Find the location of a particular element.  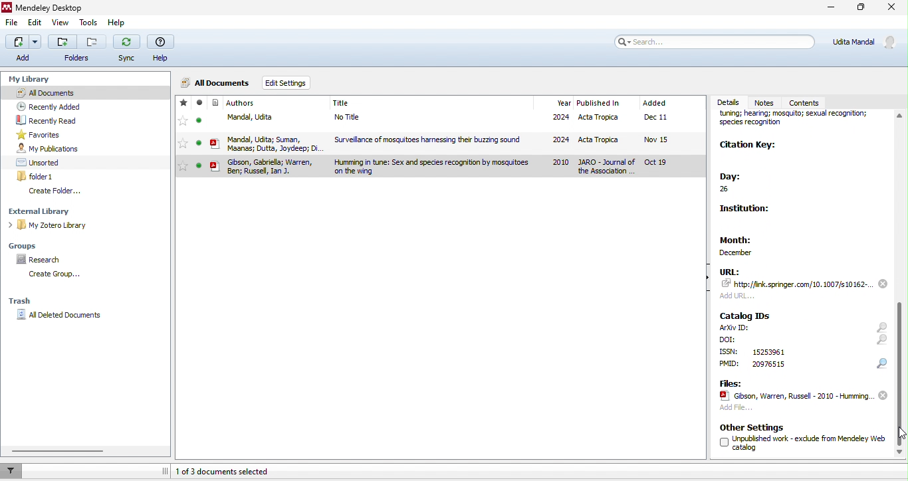

institution is located at coordinates (749, 211).